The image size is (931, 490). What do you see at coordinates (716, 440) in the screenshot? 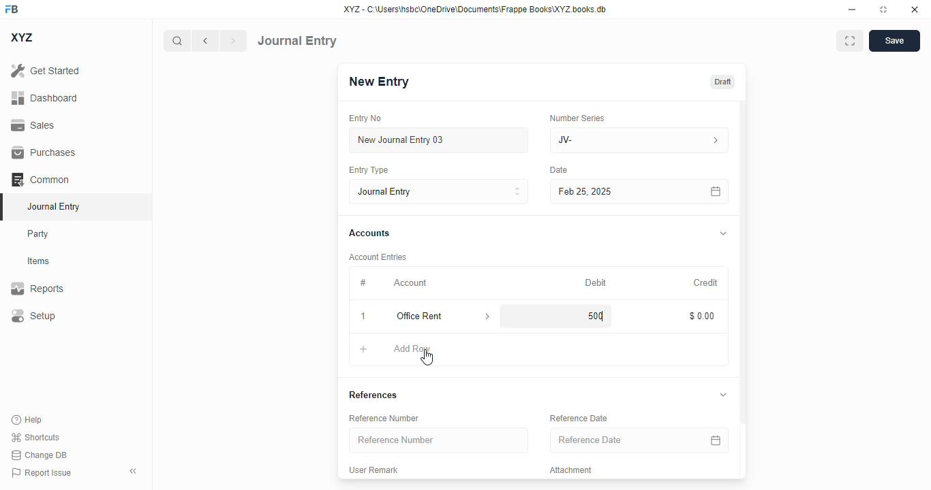
I see `calendar icon` at bounding box center [716, 440].